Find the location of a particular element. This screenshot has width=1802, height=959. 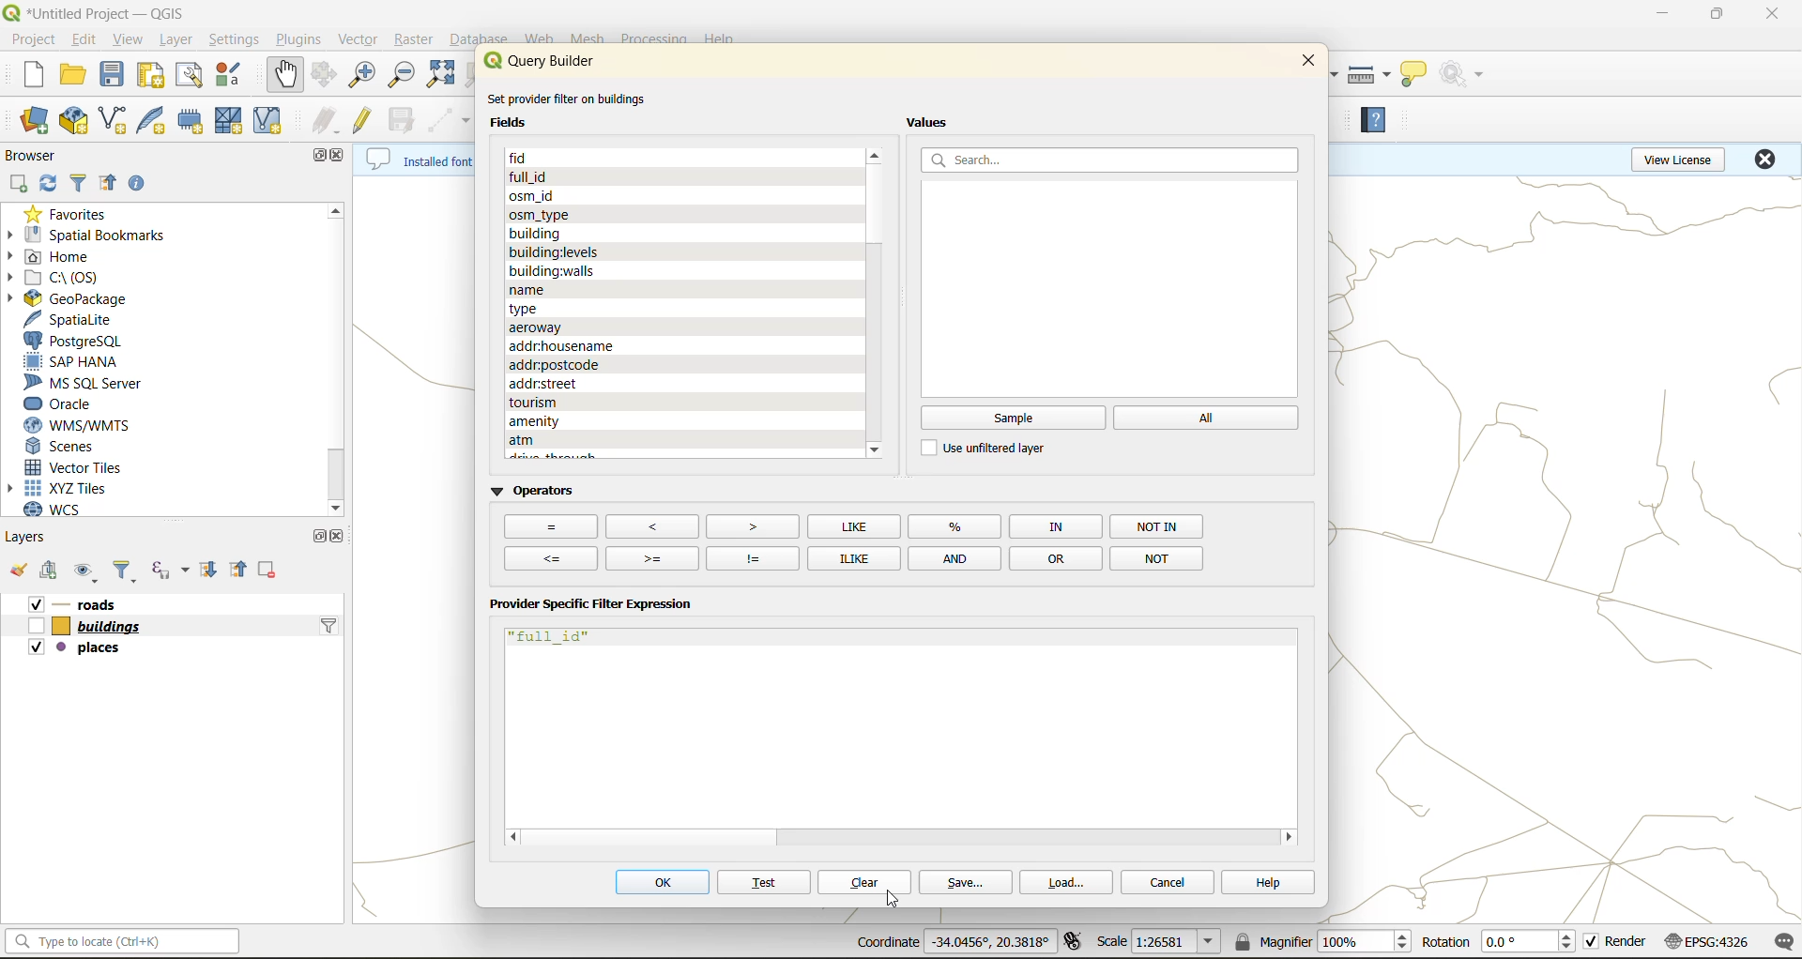

home is located at coordinates (74, 256).